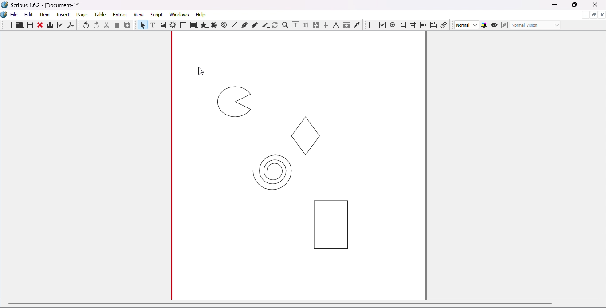 Image resolution: width=606 pixels, height=308 pixels. I want to click on Undo, so click(87, 26).